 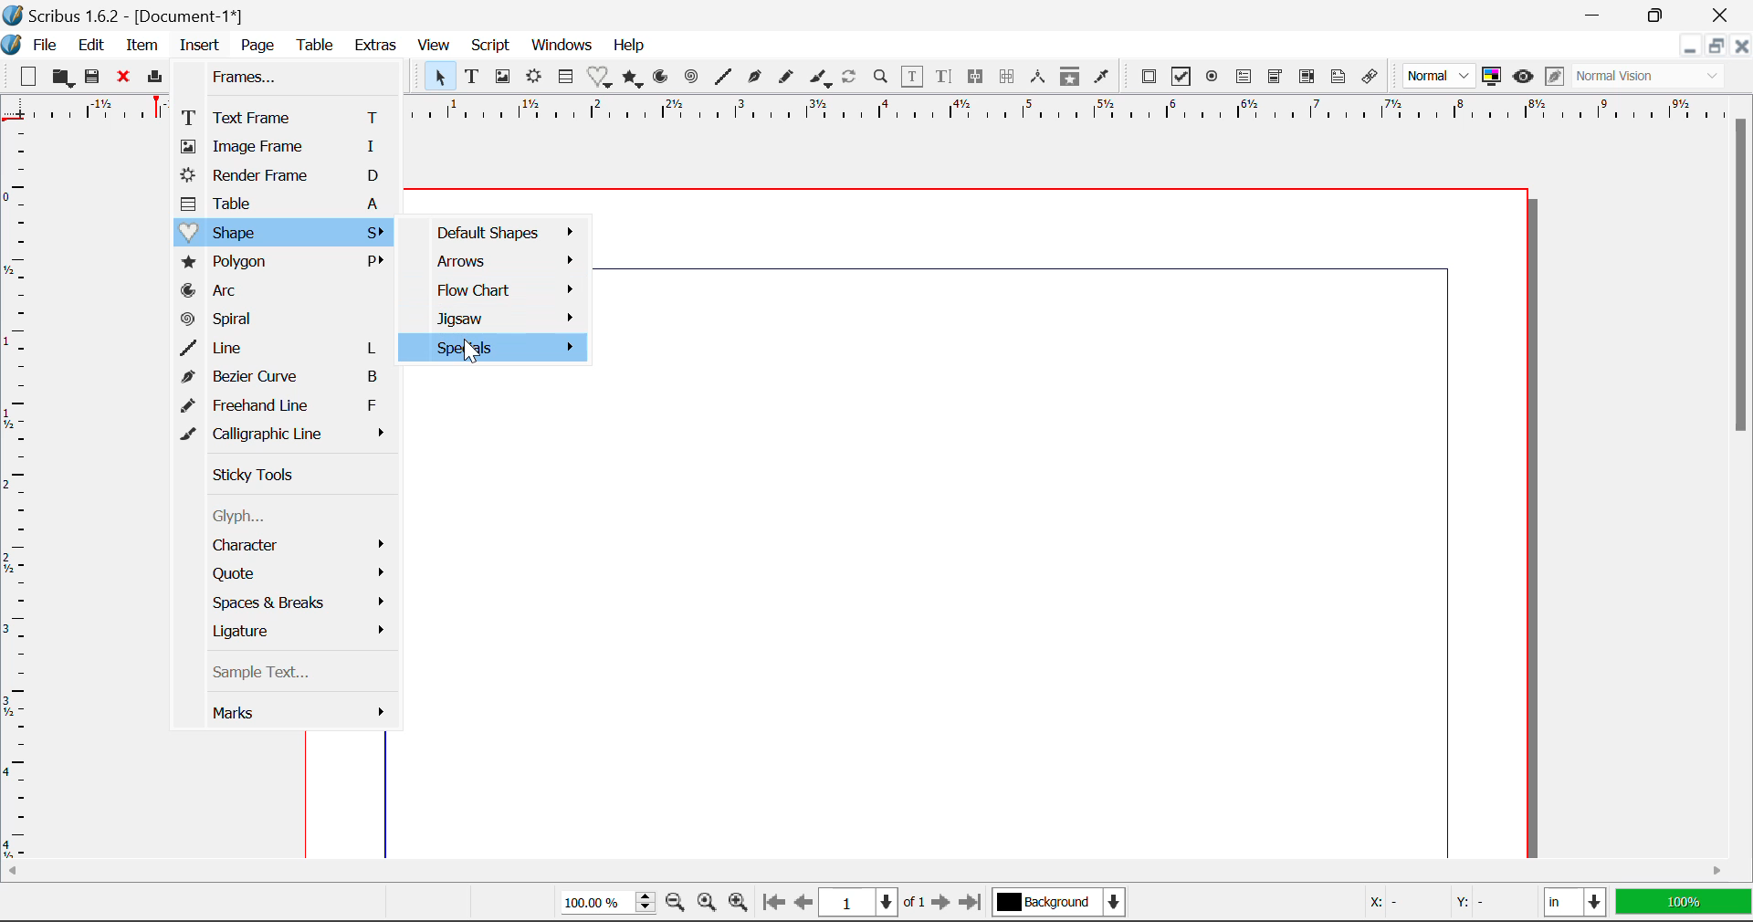 I want to click on Text Frame, so click(x=284, y=117).